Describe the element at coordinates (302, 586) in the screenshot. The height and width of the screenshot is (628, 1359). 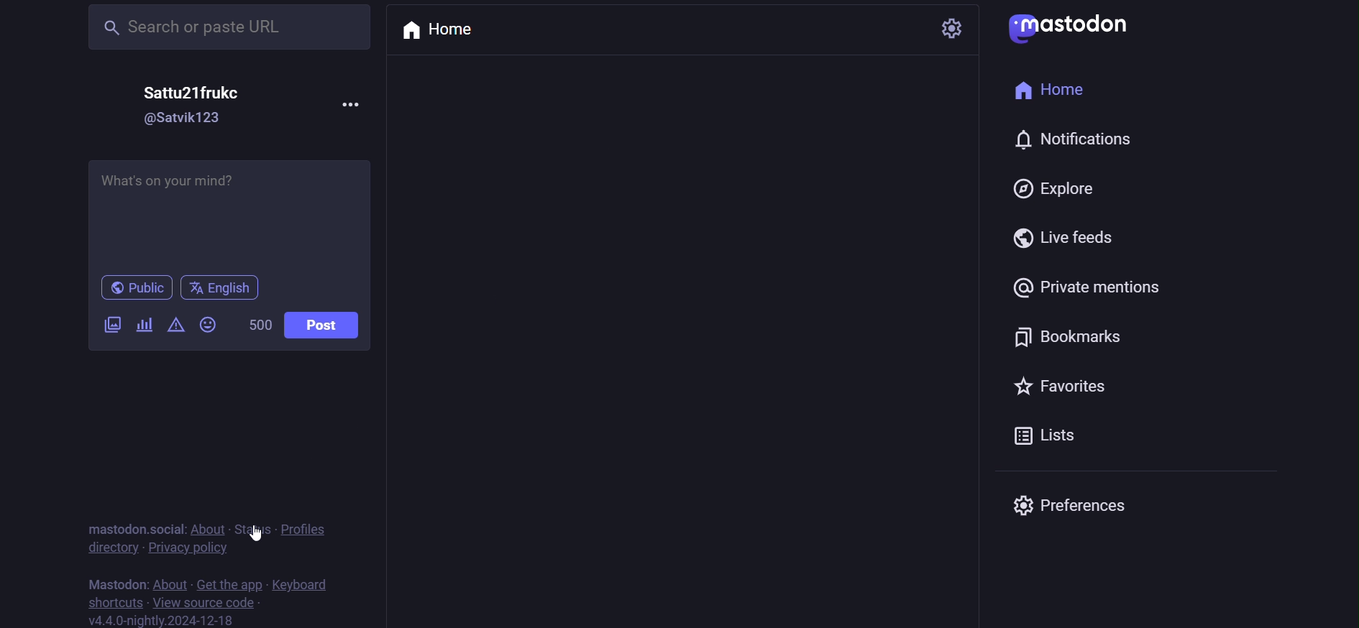
I see `keyboard` at that location.